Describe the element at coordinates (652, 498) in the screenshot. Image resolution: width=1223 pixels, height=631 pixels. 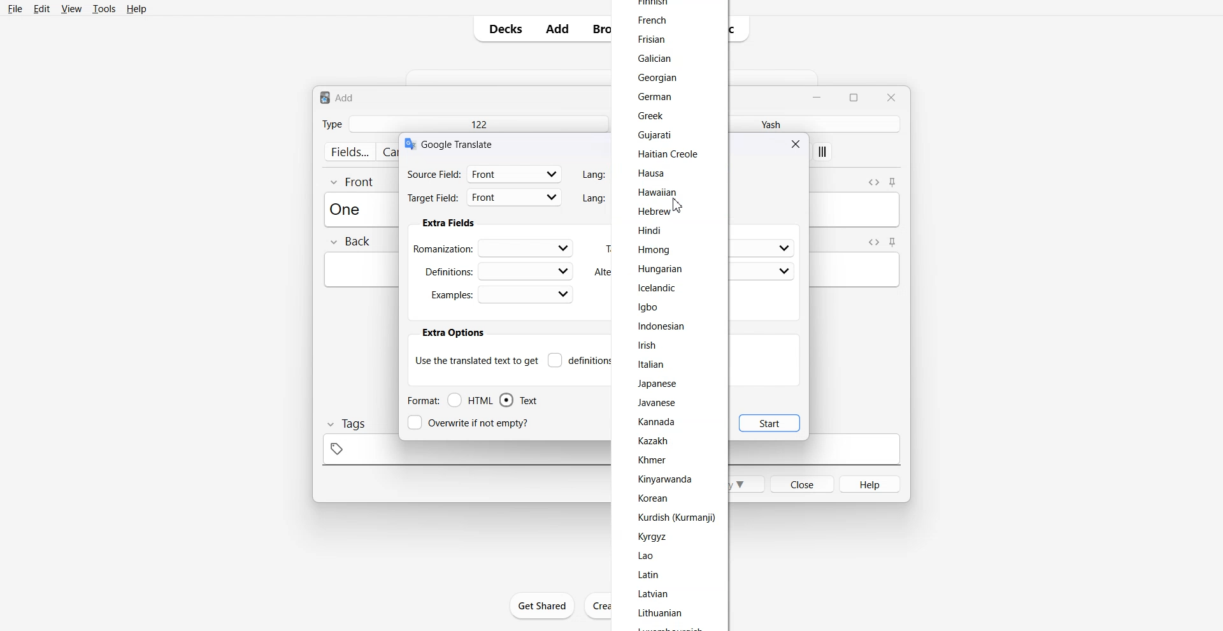
I see `Korean` at that location.